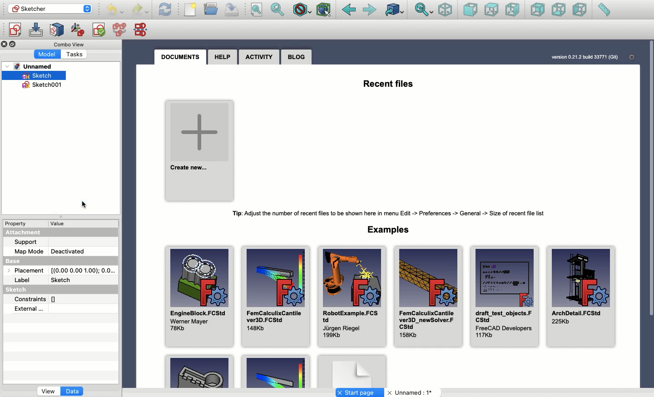 The height and width of the screenshot is (397, 654). I want to click on Label, so click(24, 280).